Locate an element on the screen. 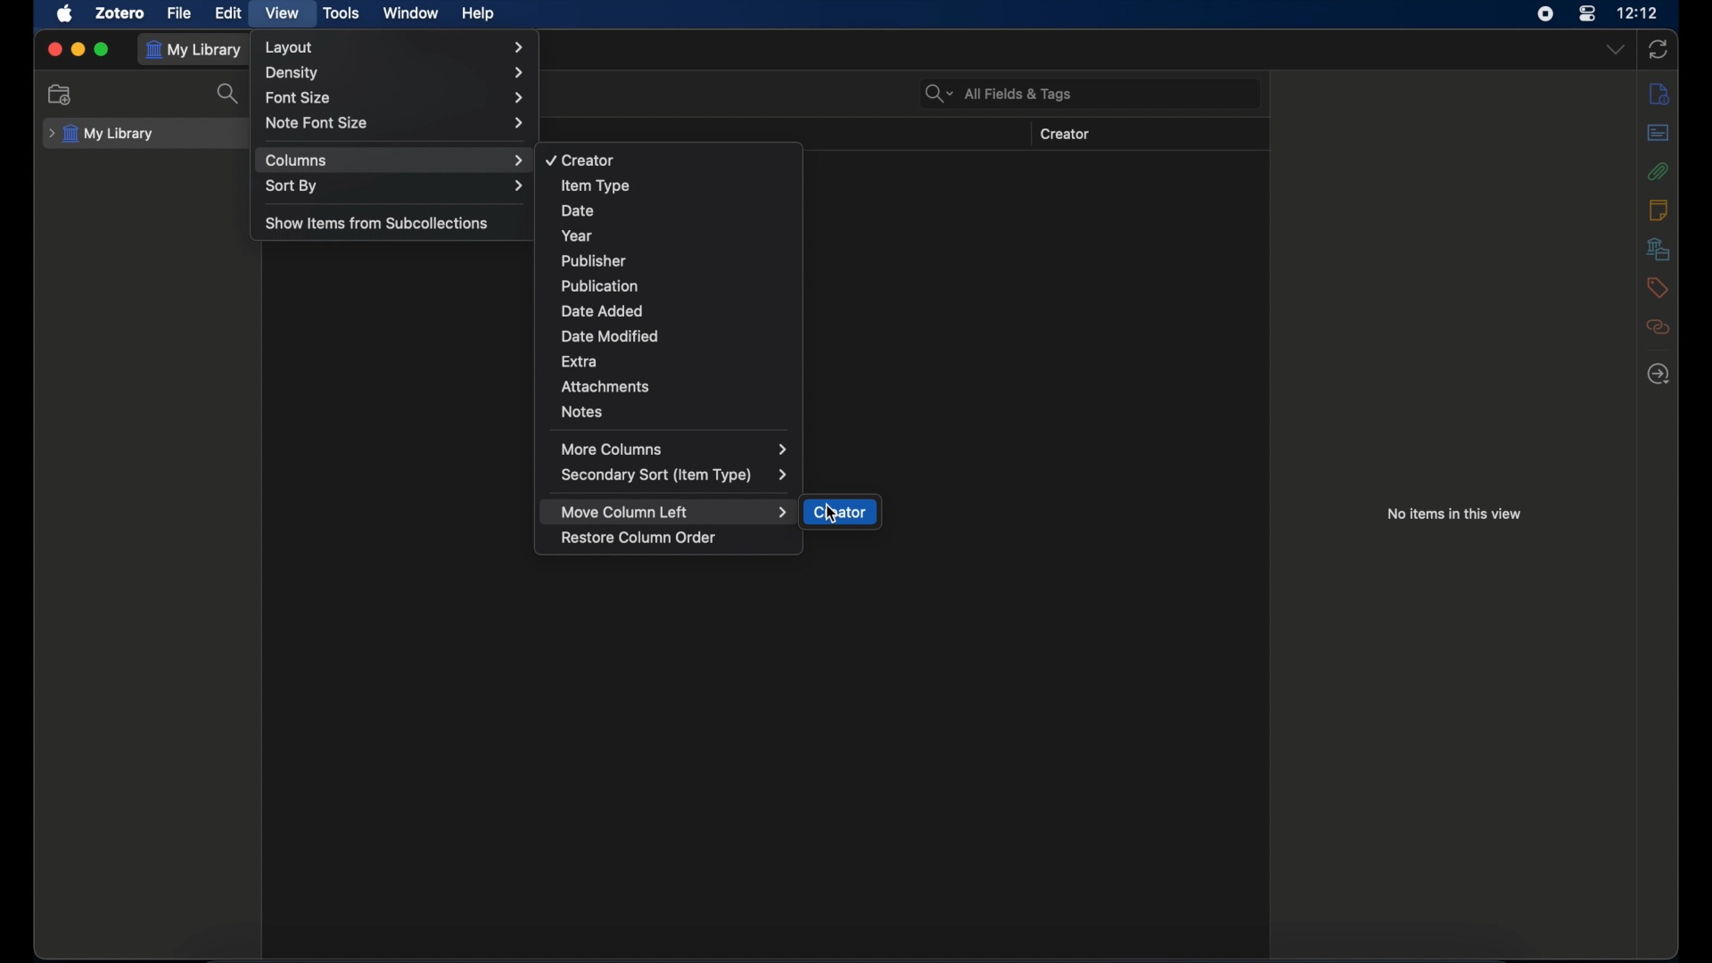  edit is located at coordinates (230, 13).